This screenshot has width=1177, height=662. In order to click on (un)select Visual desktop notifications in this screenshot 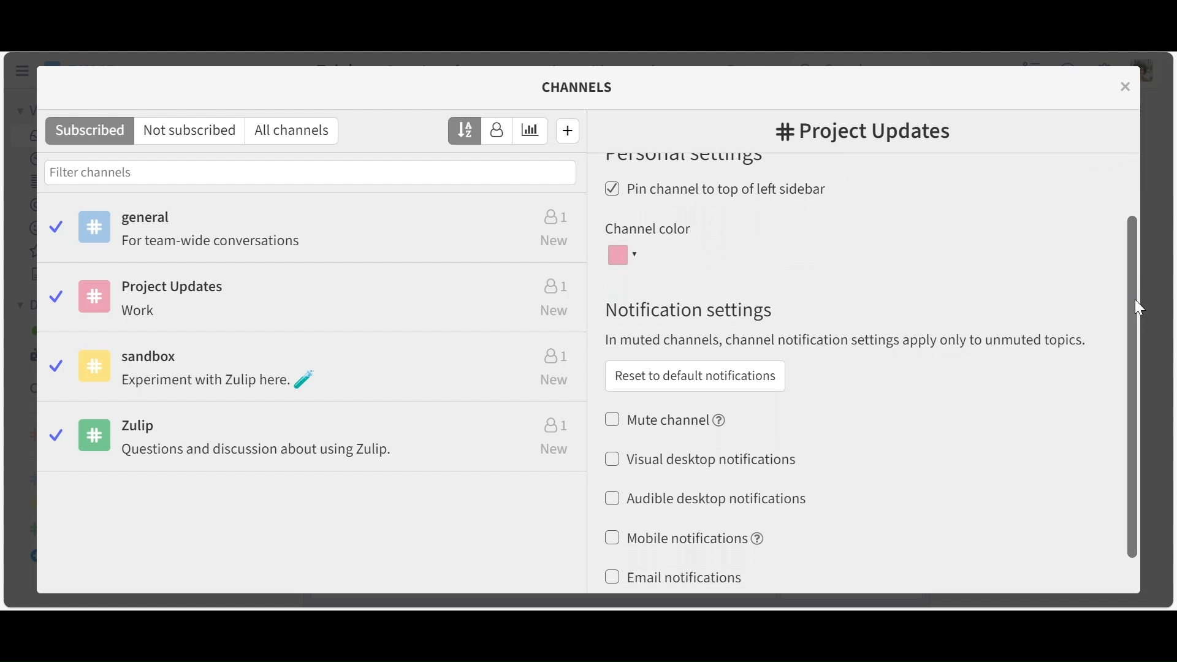, I will do `click(700, 458)`.